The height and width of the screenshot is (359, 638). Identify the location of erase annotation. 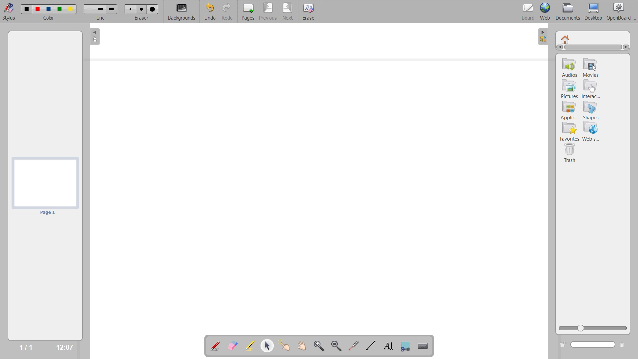
(232, 345).